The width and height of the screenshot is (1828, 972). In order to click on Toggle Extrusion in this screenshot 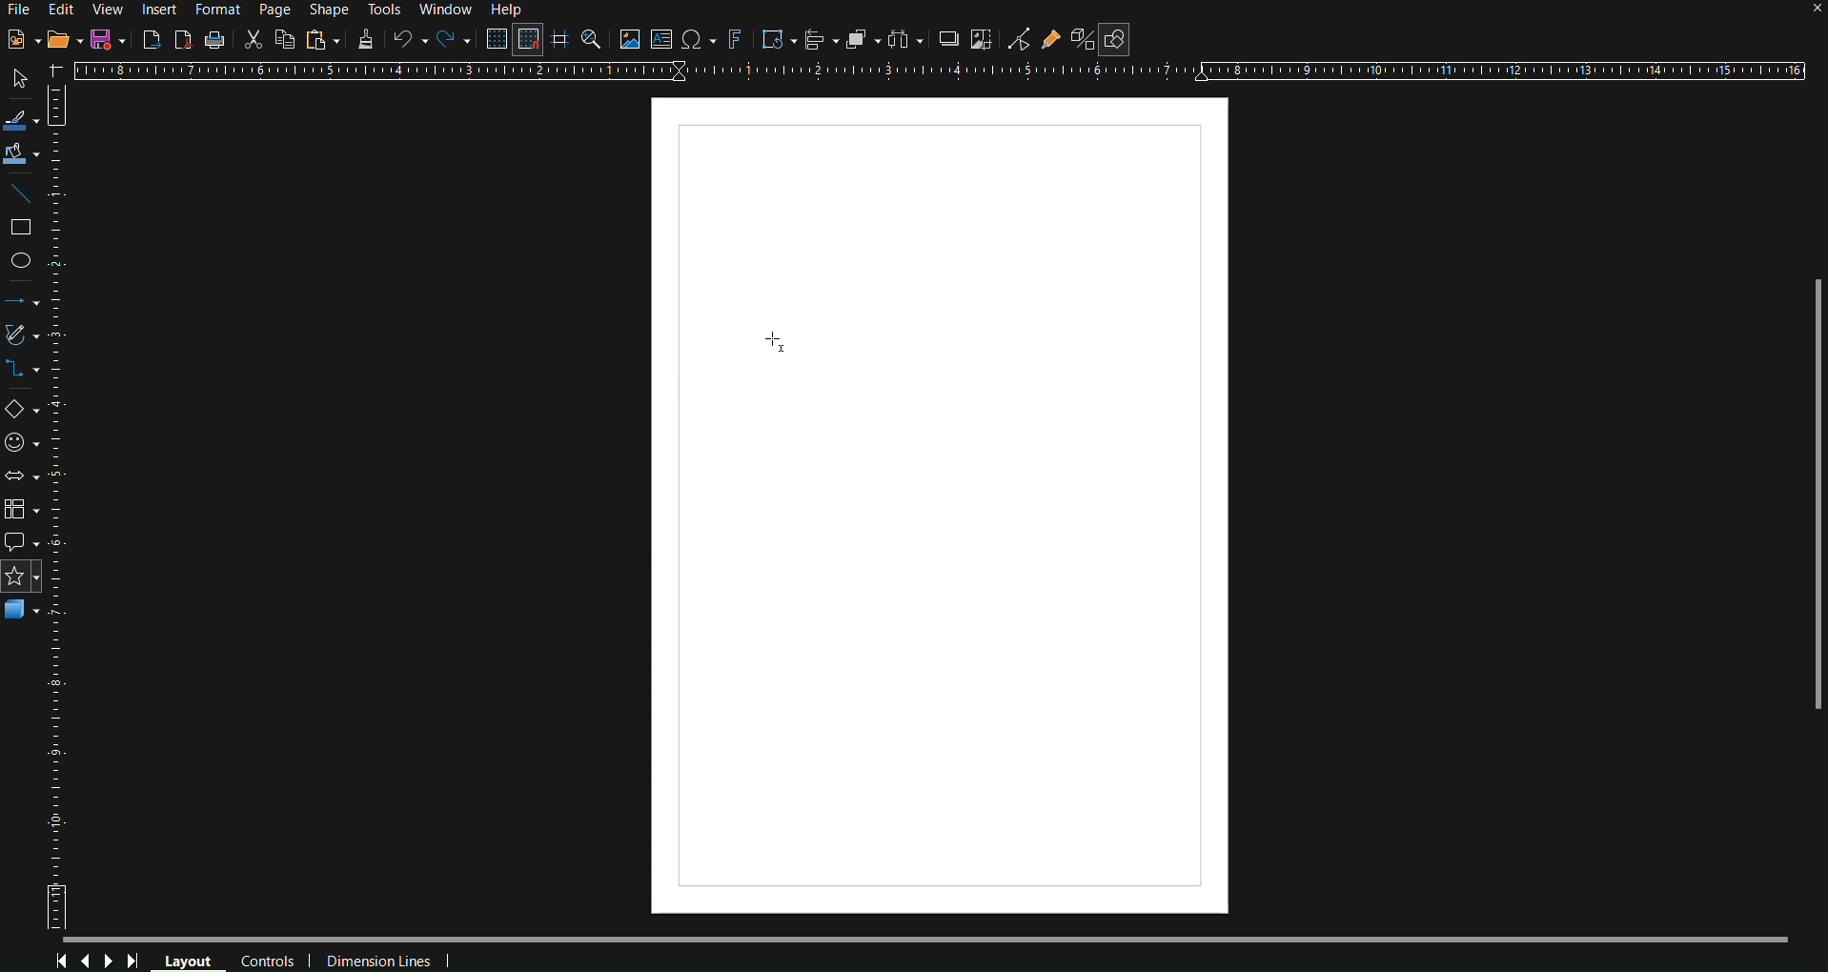, I will do `click(1083, 39)`.